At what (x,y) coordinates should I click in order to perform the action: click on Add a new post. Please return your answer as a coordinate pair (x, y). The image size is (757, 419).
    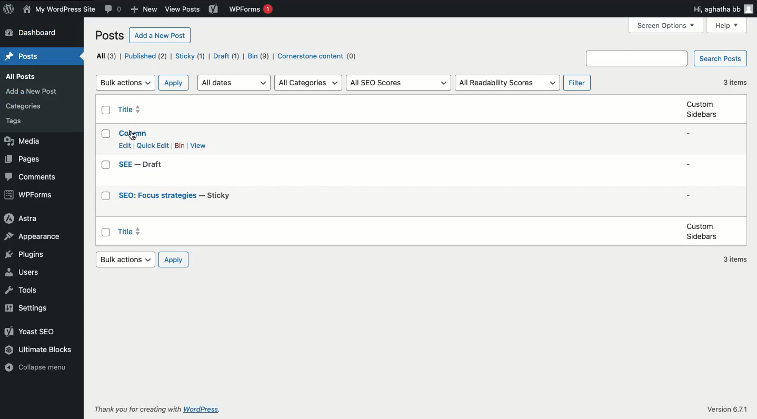
    Looking at the image, I should click on (161, 35).